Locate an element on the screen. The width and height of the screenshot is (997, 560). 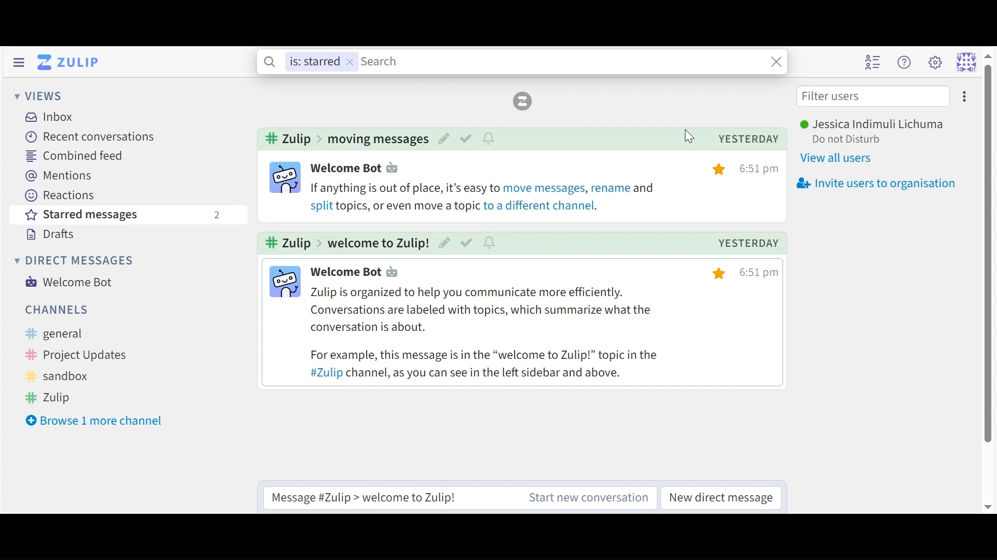
starred is located at coordinates (720, 276).